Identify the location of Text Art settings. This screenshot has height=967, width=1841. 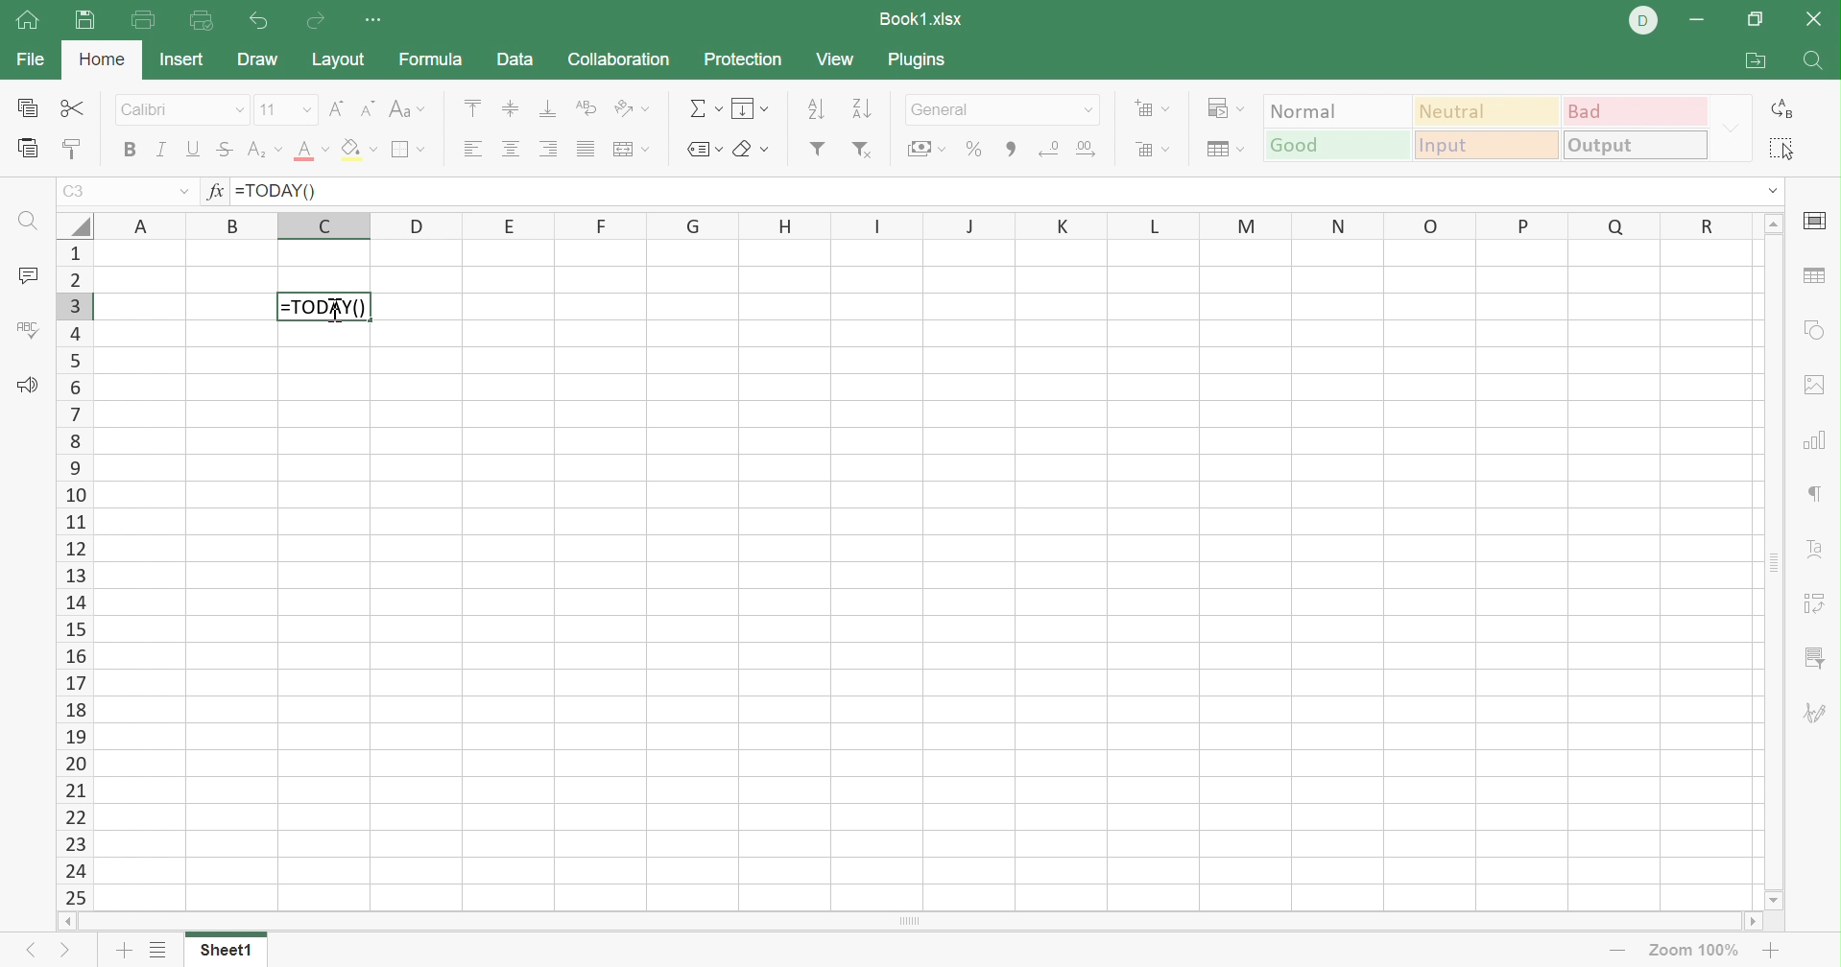
(1819, 552).